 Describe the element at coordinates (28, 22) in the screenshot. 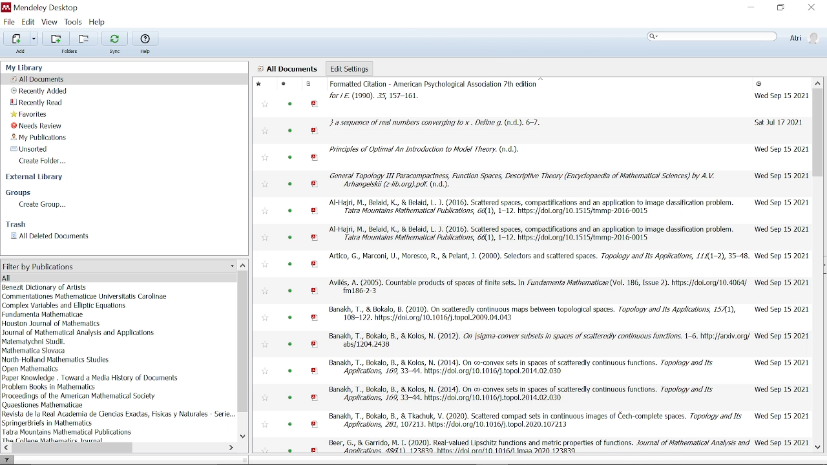

I see `Edit` at that location.